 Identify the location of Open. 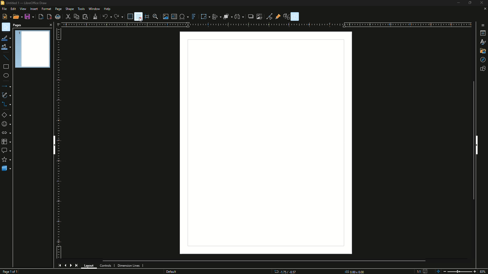
(17, 16).